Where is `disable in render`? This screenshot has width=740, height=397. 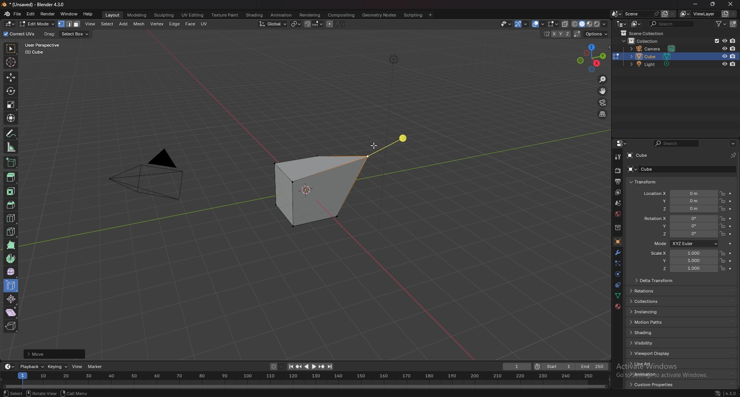
disable in render is located at coordinates (733, 64).